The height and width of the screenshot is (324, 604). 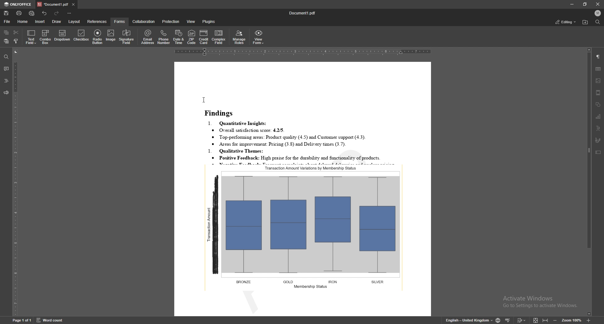 I want to click on date and time, so click(x=178, y=37).